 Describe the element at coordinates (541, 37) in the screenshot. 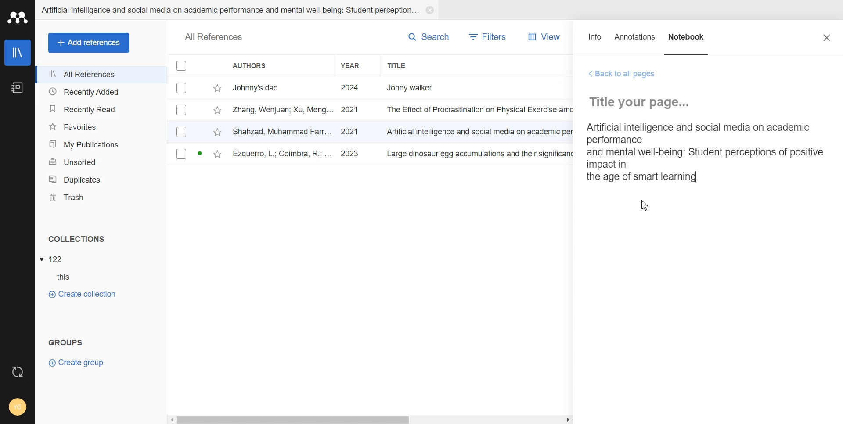

I see `View` at that location.